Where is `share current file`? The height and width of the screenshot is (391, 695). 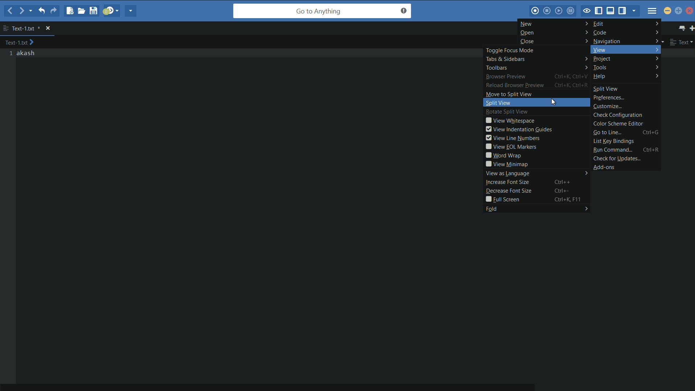 share current file is located at coordinates (130, 11).